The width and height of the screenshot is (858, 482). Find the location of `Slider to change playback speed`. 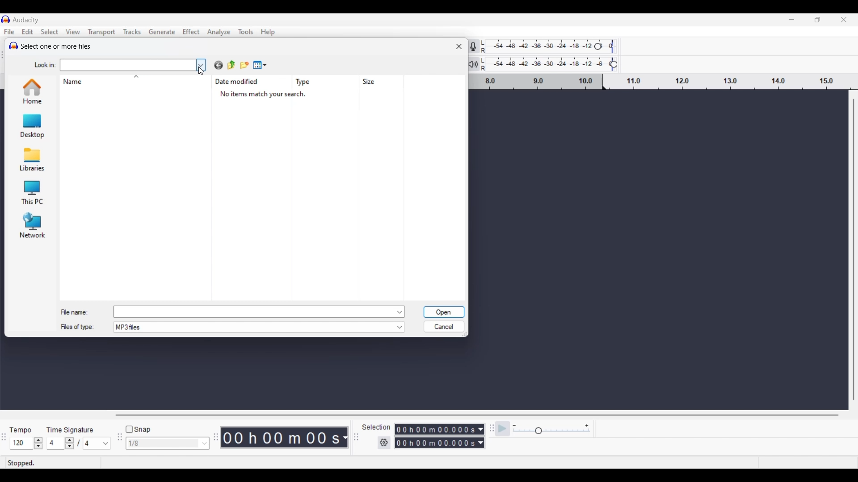

Slider to change playback speed is located at coordinates (551, 432).